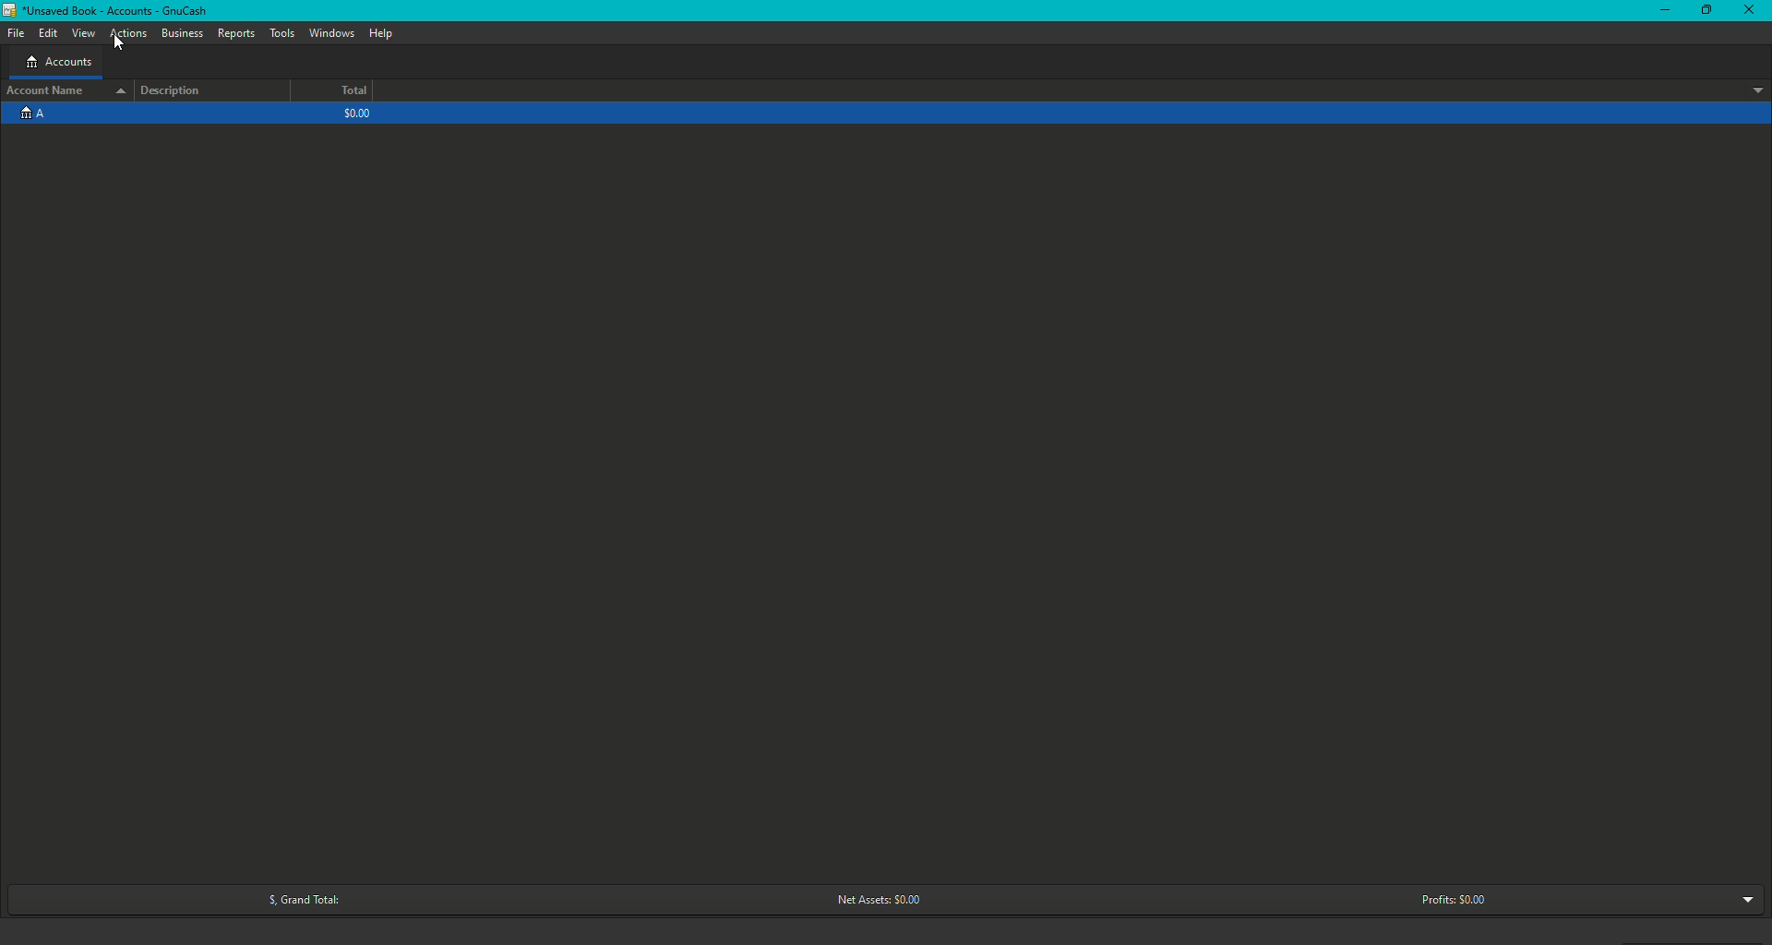 Image resolution: width=1772 pixels, height=945 pixels. What do you see at coordinates (174, 90) in the screenshot?
I see `Description` at bounding box center [174, 90].